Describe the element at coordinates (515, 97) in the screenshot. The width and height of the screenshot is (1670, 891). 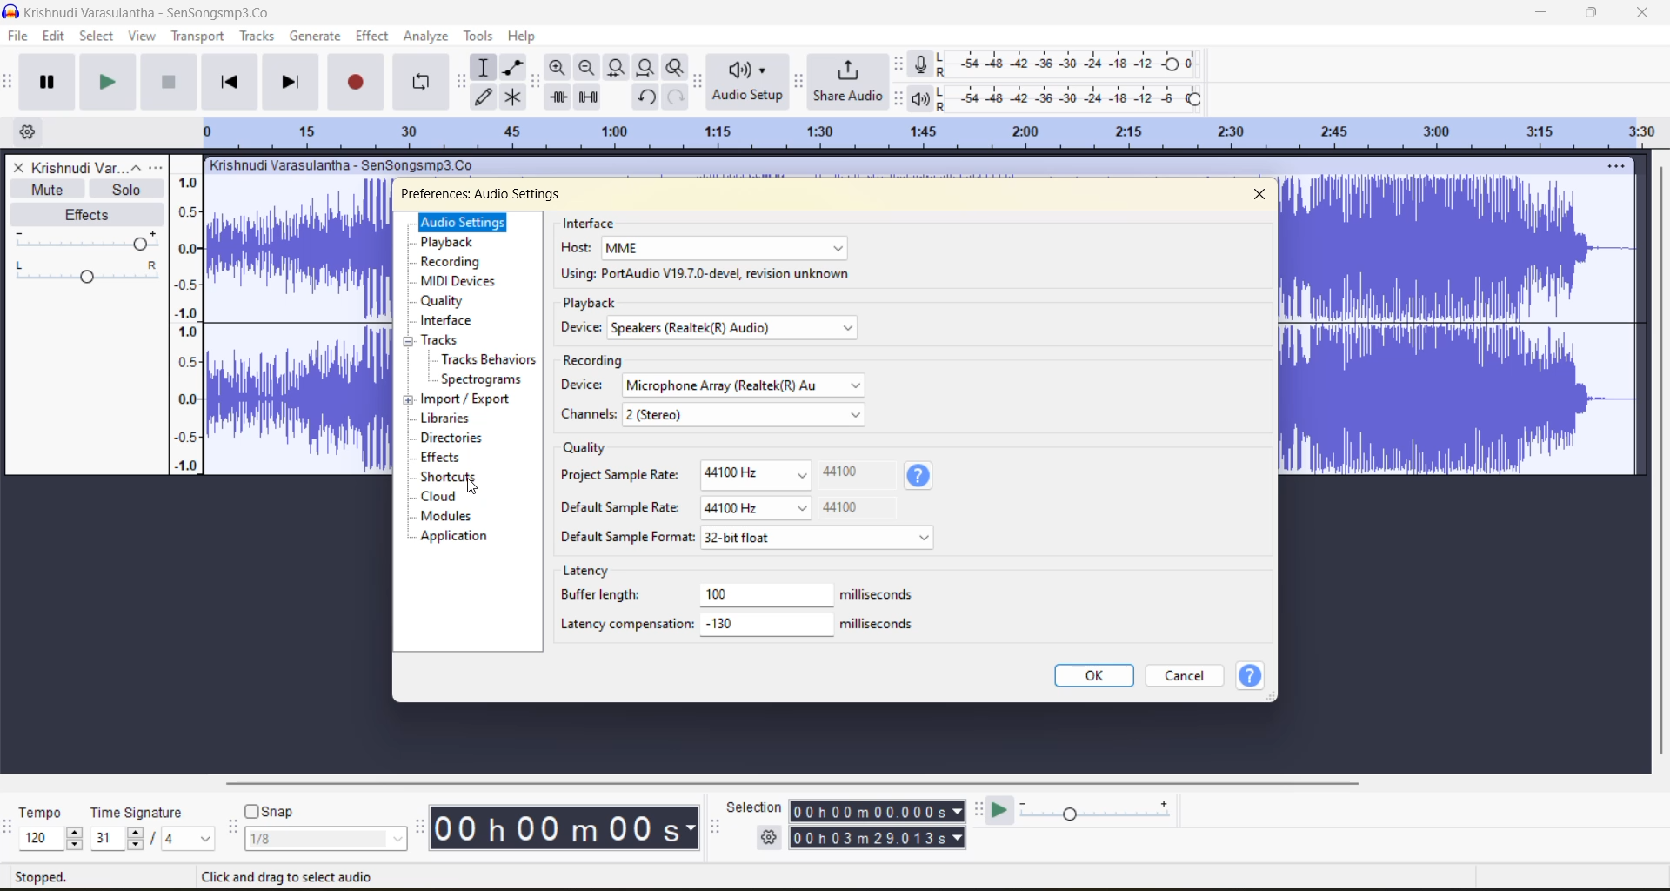
I see `multi tool` at that location.